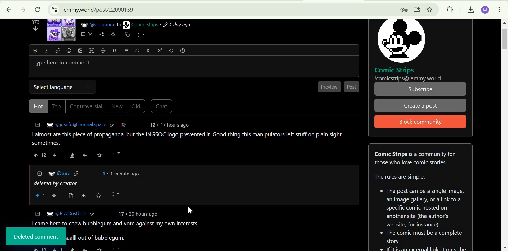 The height and width of the screenshot is (251, 508). Describe the element at coordinates (36, 29) in the screenshot. I see `downvote` at that location.